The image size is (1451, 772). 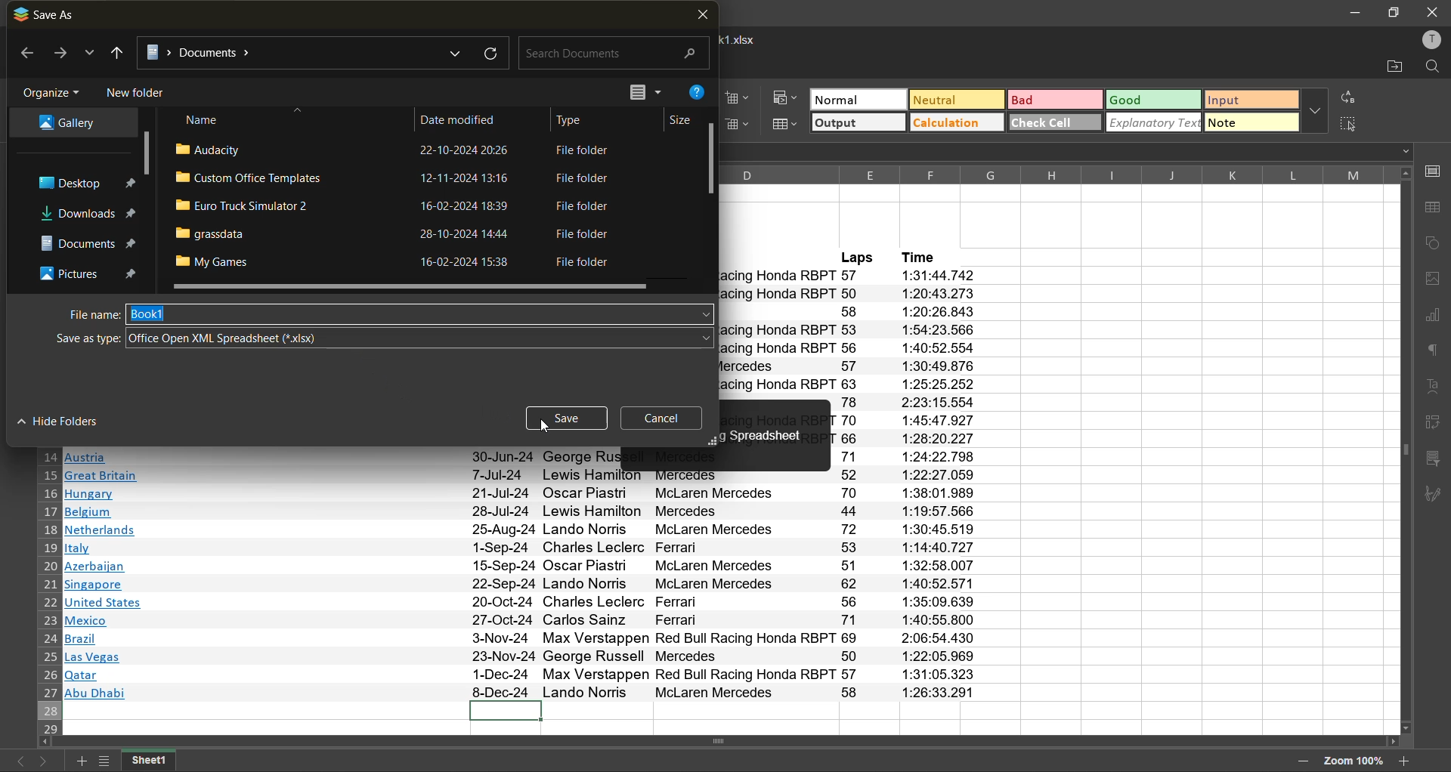 What do you see at coordinates (521, 584) in the screenshot?
I see `Singapore 22-Sep-24 Lando Norris McLaren Mercedes 62 1:40:52.571` at bounding box center [521, 584].